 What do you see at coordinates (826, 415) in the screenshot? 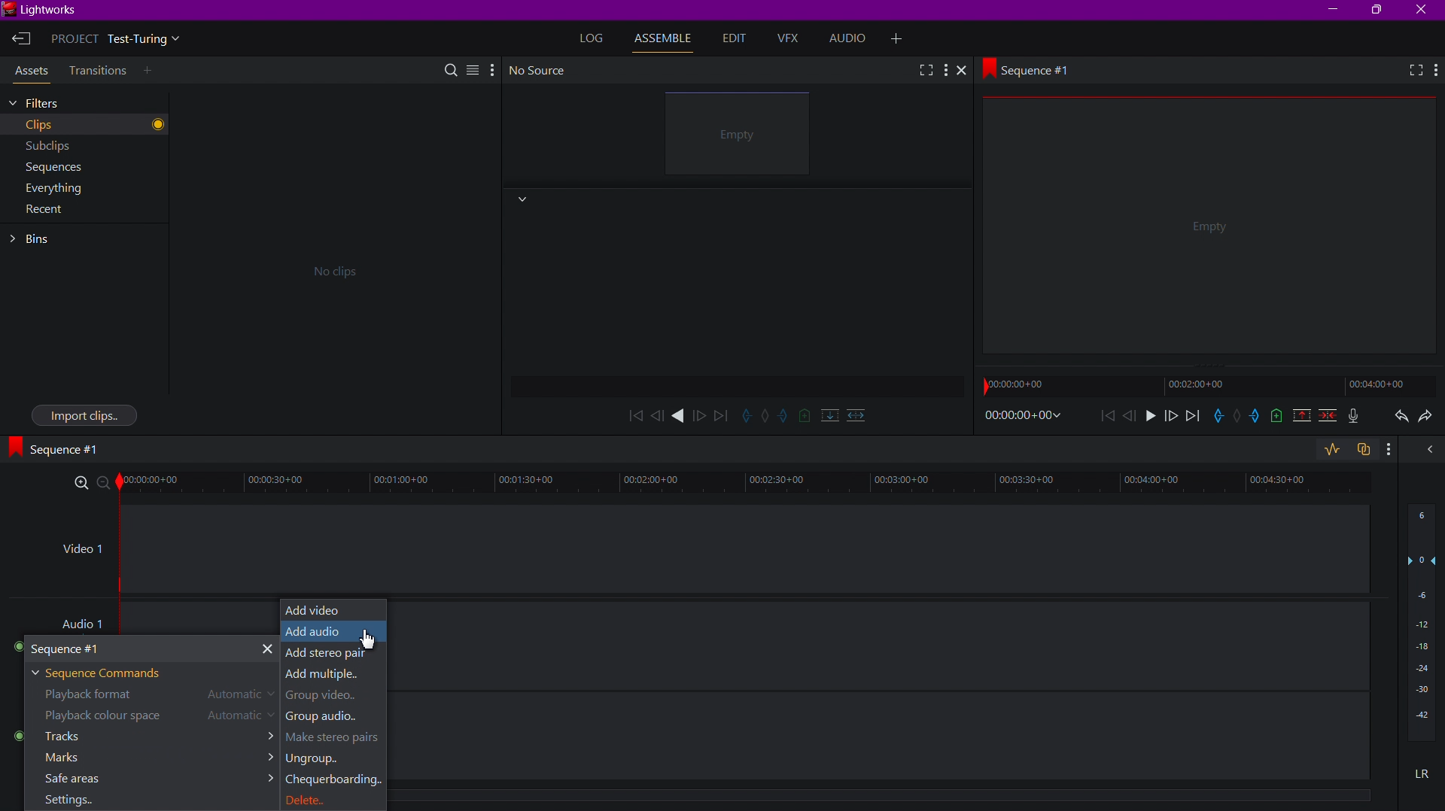
I see `vertical break` at bounding box center [826, 415].